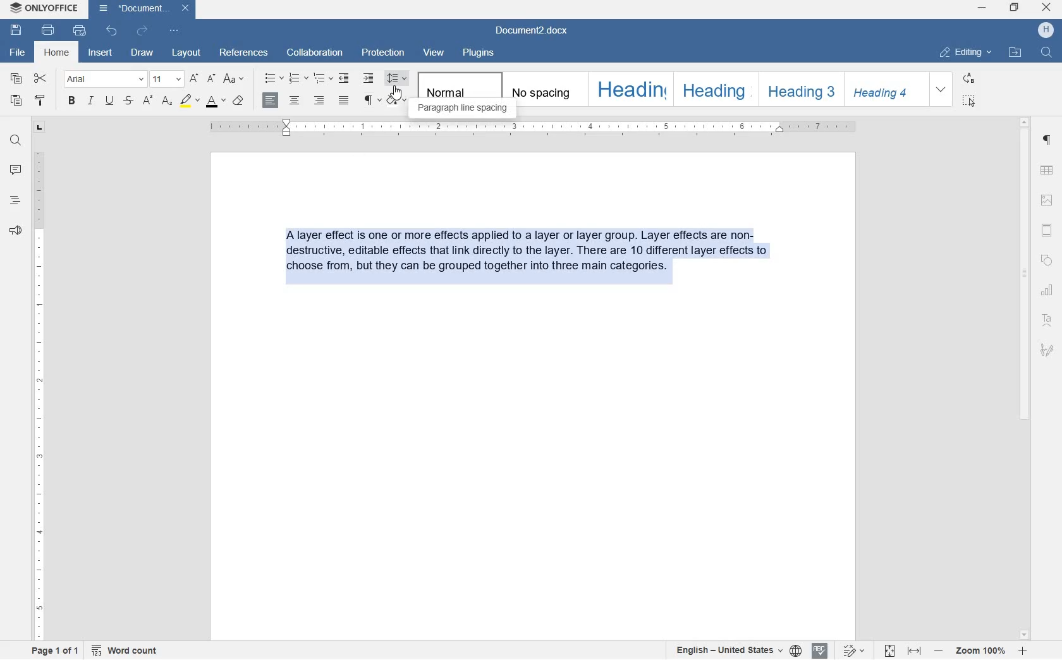  I want to click on block of text written by user highlighted, so click(526, 257).